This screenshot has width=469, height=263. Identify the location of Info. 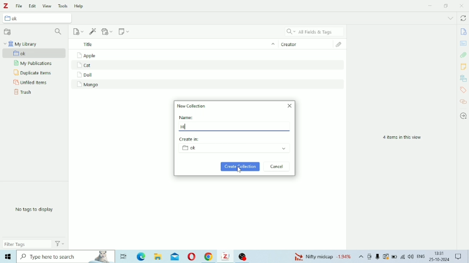
(463, 32).